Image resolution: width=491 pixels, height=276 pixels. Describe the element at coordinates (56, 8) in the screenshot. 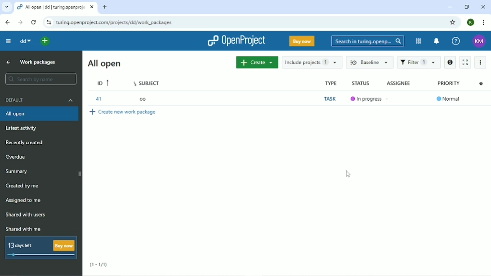

I see `All | dd | turing.openproject.com ` at that location.